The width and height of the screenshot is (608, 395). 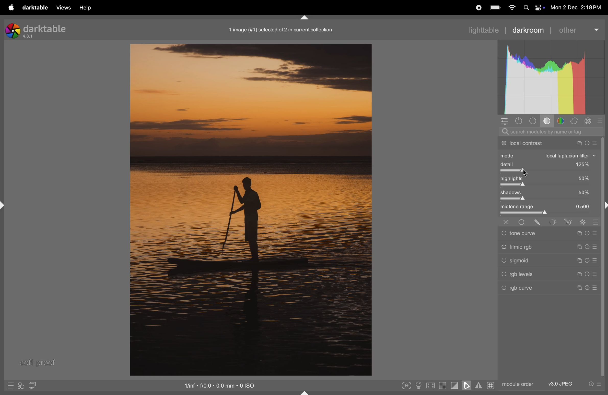 What do you see at coordinates (549, 155) in the screenshot?
I see `mode` at bounding box center [549, 155].